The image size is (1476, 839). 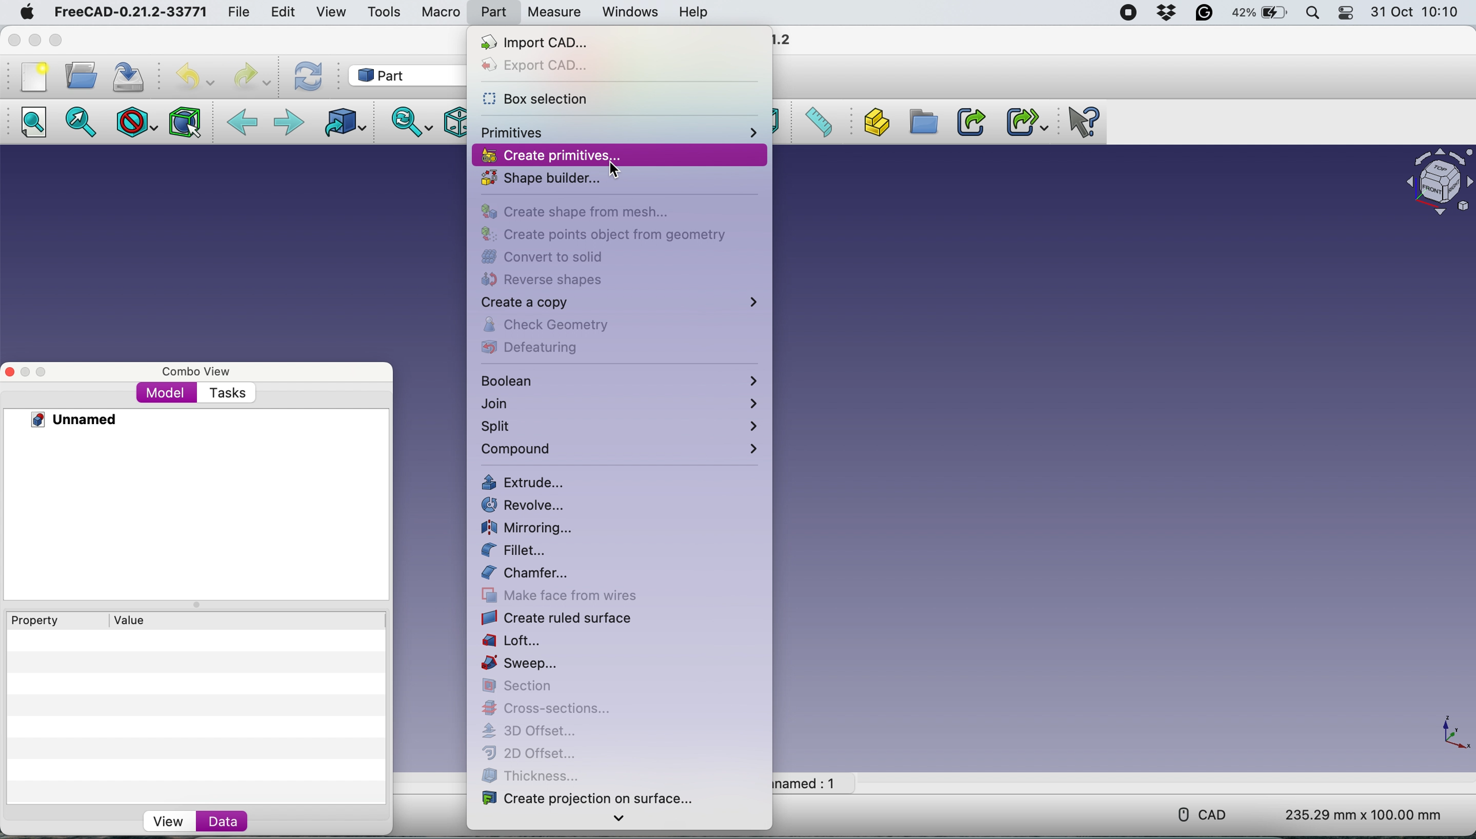 What do you see at coordinates (244, 121) in the screenshot?
I see `Backward` at bounding box center [244, 121].